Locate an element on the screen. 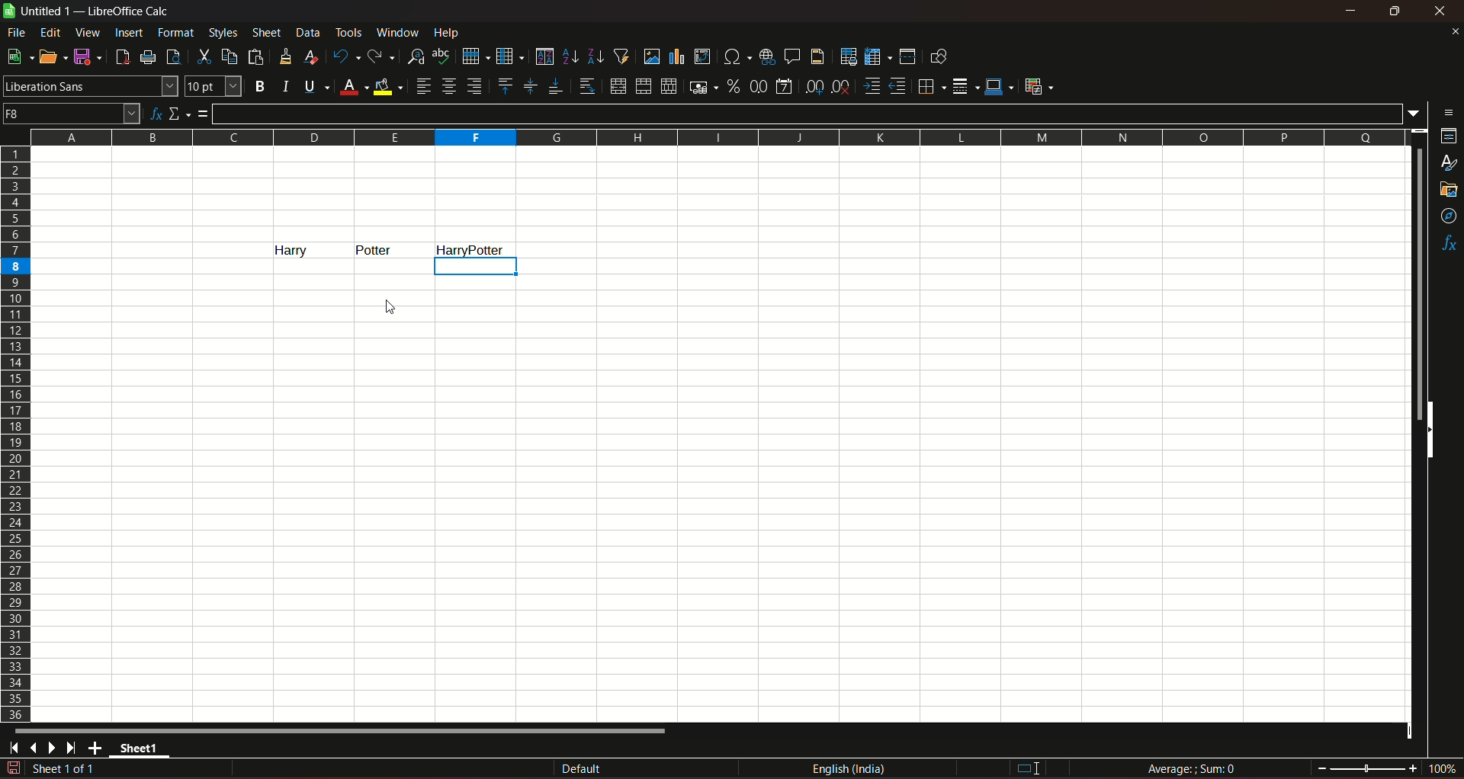  insert special character is located at coordinates (735, 55).